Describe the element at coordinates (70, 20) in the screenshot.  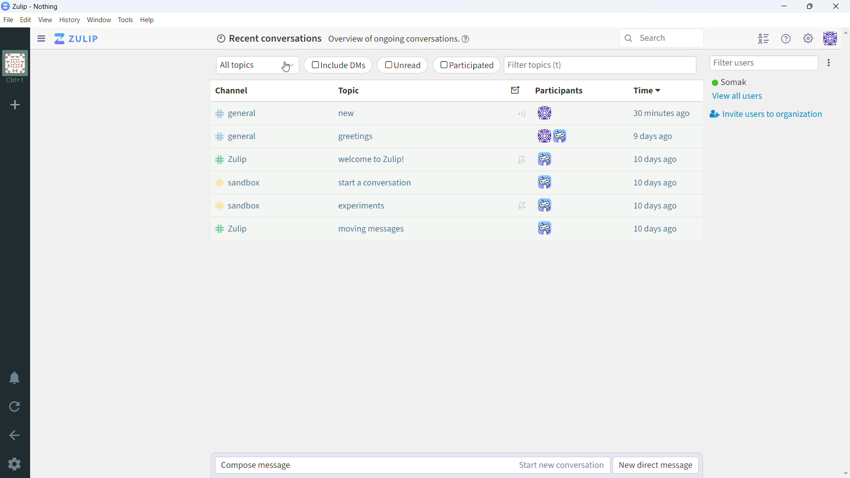
I see `history` at that location.